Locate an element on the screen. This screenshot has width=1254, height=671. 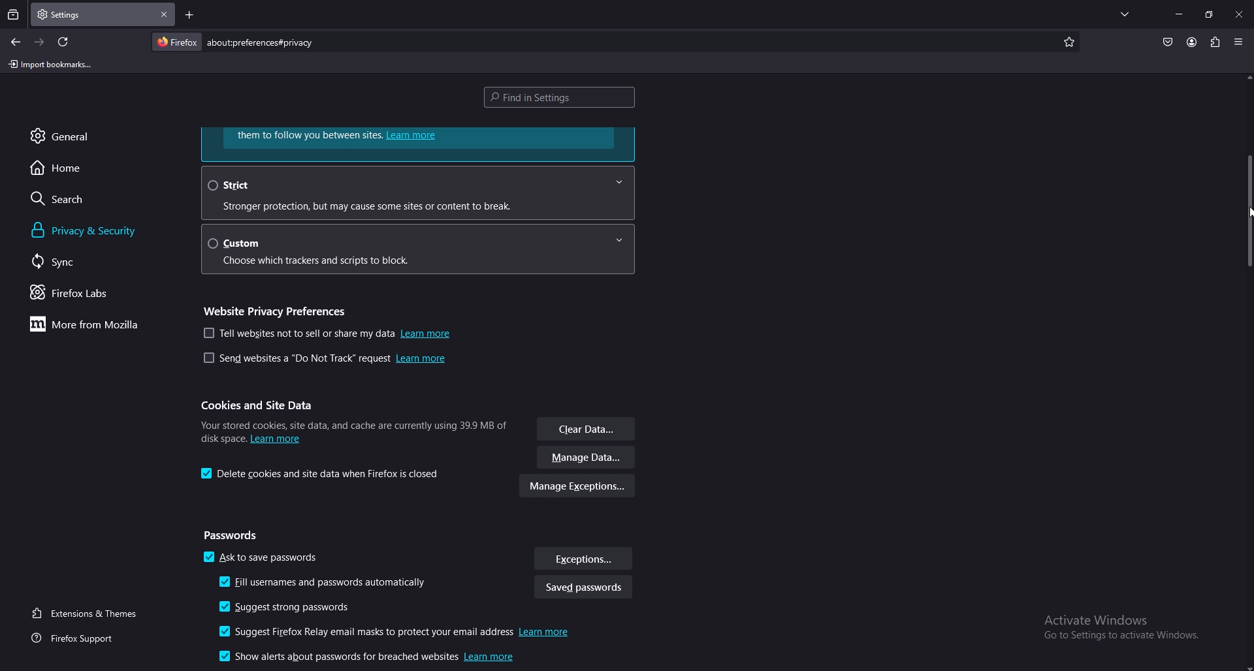
minimize is located at coordinates (1180, 14).